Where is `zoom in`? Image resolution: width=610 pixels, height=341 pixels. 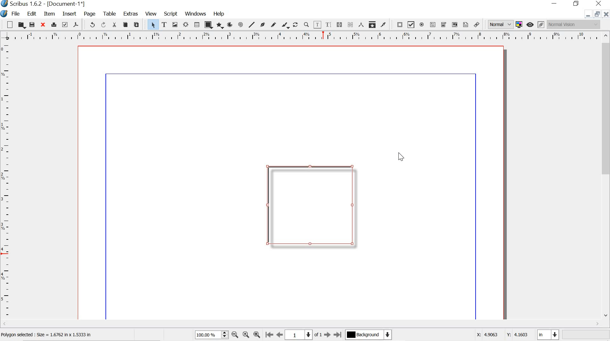
zoom in is located at coordinates (257, 333).